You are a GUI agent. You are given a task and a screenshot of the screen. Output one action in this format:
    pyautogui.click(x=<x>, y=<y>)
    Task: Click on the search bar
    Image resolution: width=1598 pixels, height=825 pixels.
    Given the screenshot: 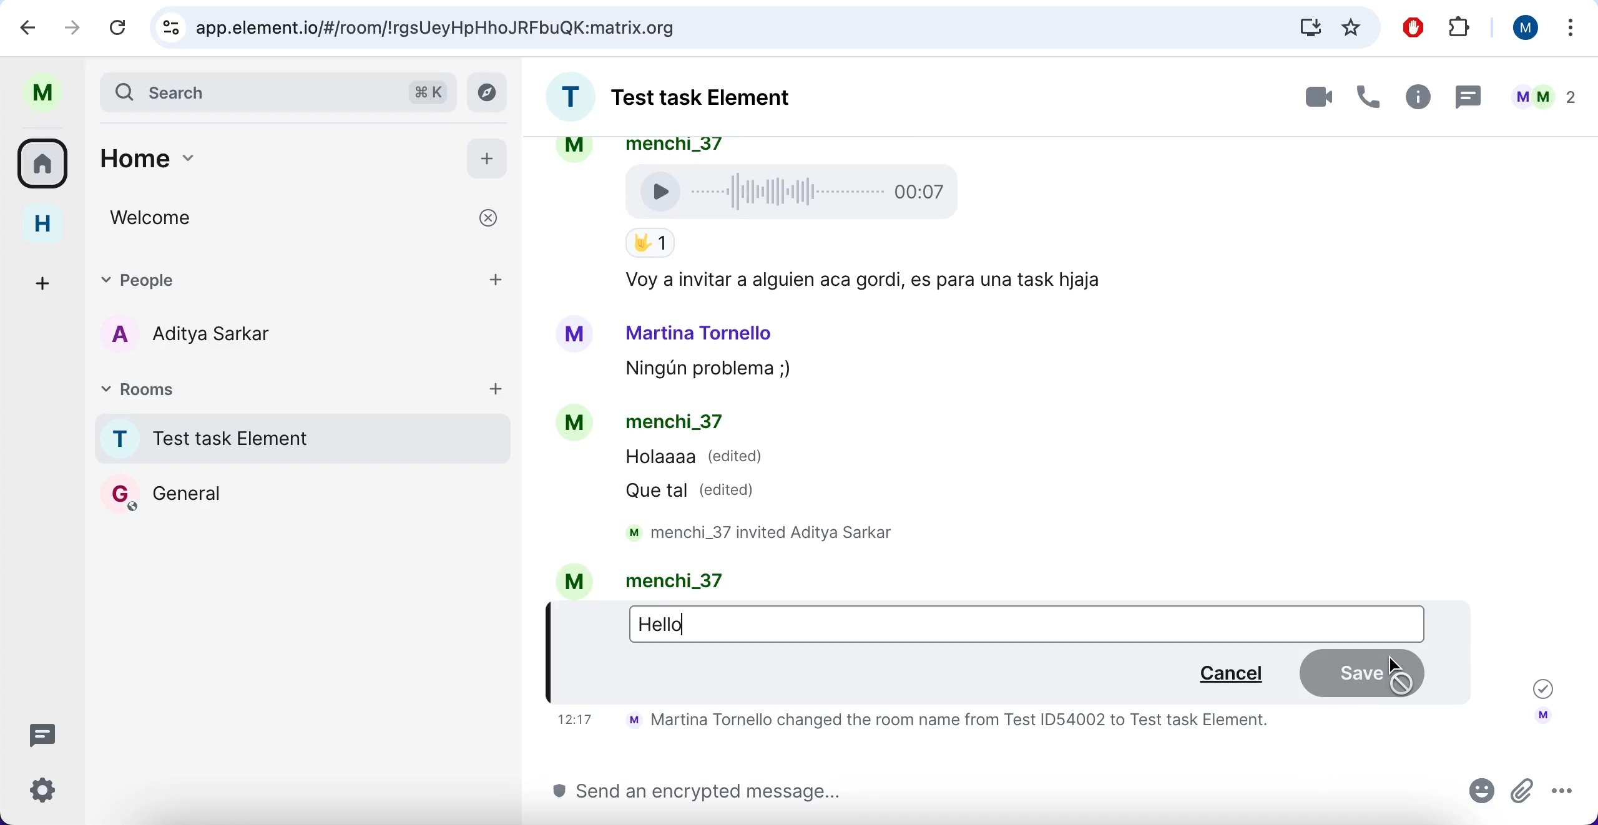 What is the action you would take?
    pyautogui.click(x=708, y=28)
    